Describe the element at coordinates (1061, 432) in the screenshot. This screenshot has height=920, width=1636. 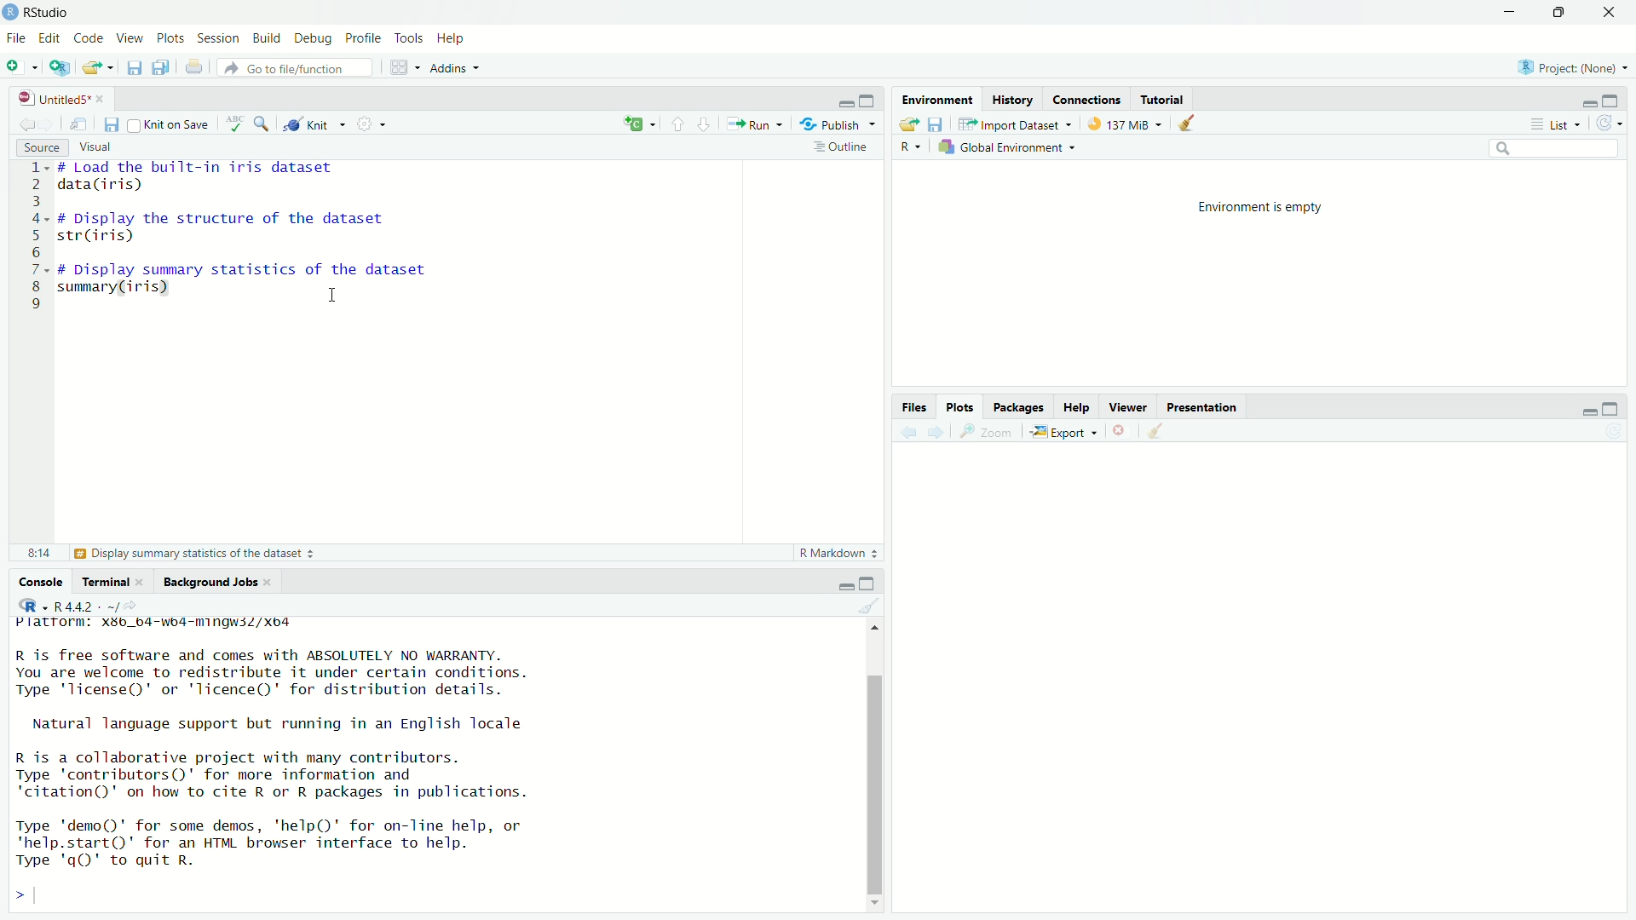
I see `Export` at that location.